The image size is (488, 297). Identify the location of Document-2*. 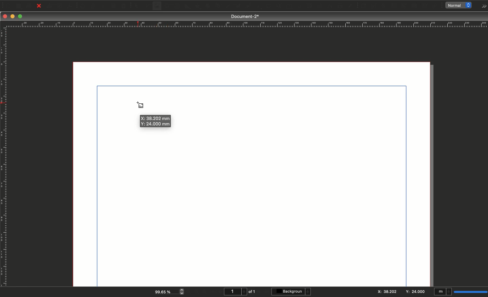
(246, 16).